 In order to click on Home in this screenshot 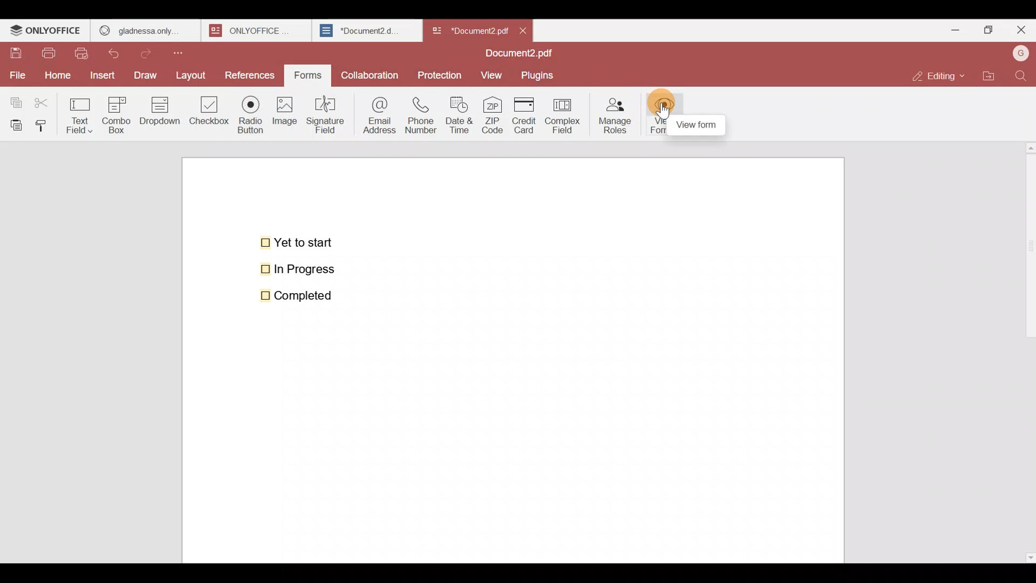, I will do `click(56, 75)`.